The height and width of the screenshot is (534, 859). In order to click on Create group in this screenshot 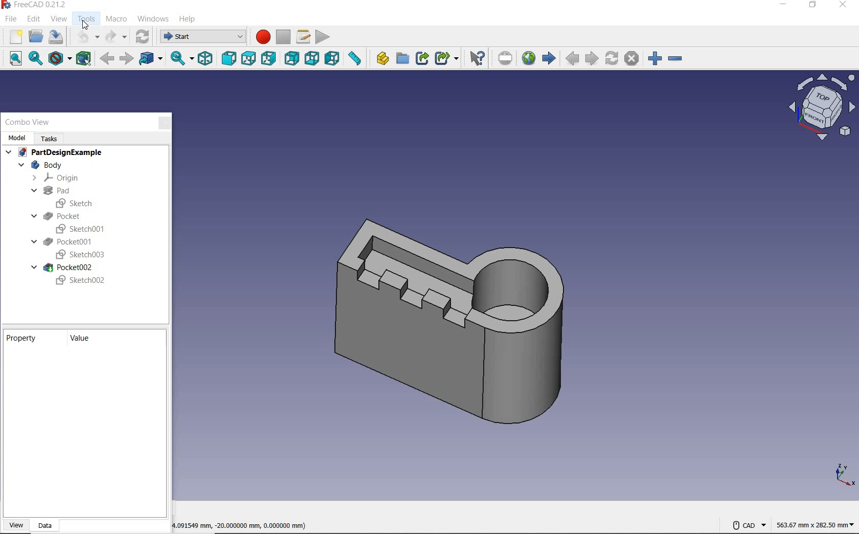, I will do `click(402, 58)`.